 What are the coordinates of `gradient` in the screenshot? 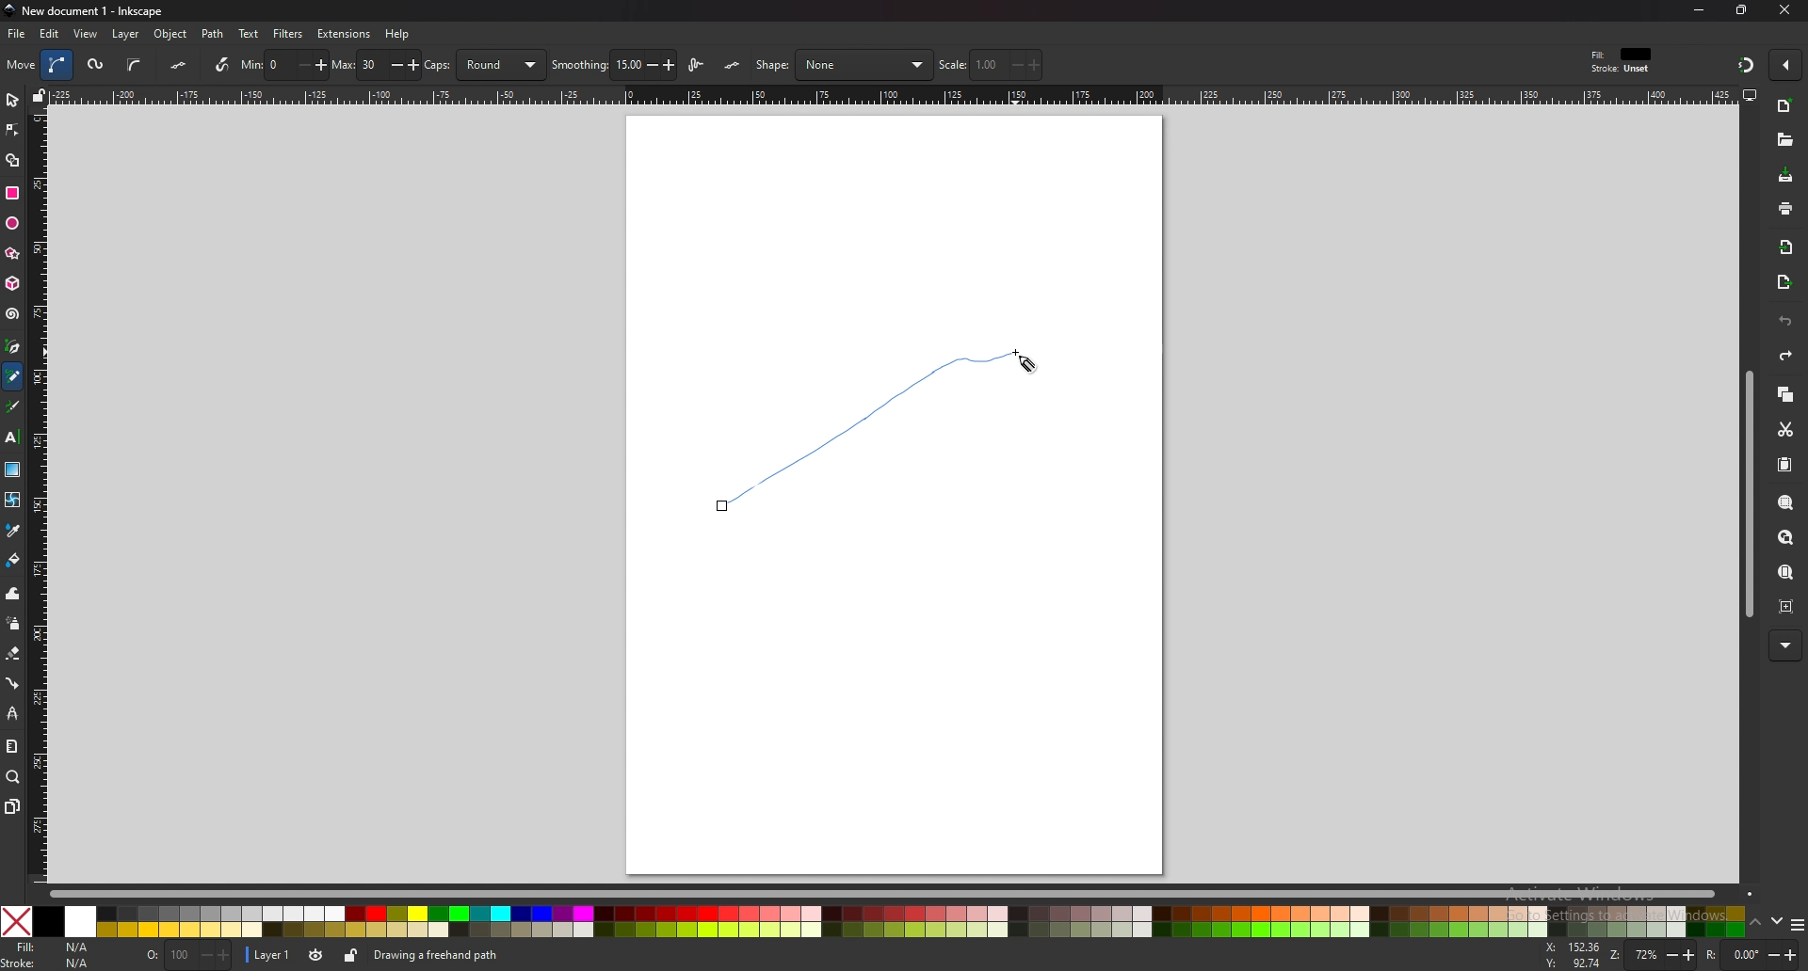 It's located at (12, 469).